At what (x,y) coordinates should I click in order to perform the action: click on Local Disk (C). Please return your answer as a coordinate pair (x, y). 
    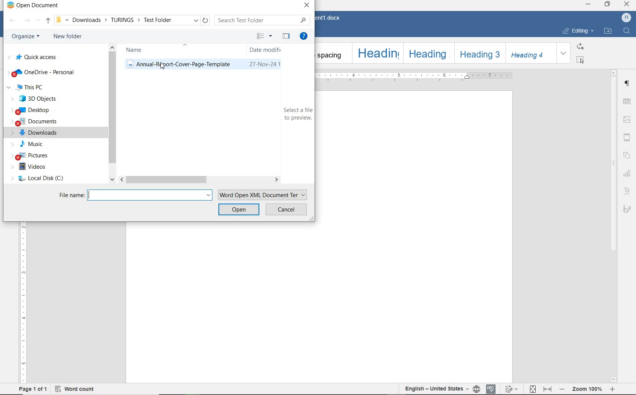
    Looking at the image, I should click on (36, 179).